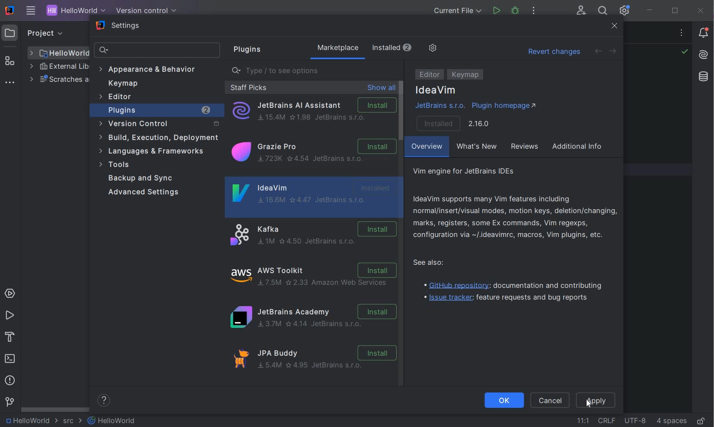 The height and width of the screenshot is (427, 714). I want to click on help, so click(105, 400).